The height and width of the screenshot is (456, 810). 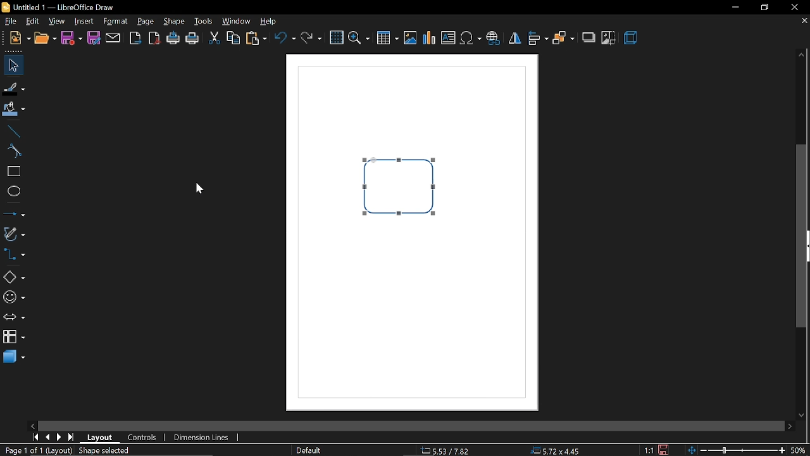 I want to click on export as pdf, so click(x=155, y=40).